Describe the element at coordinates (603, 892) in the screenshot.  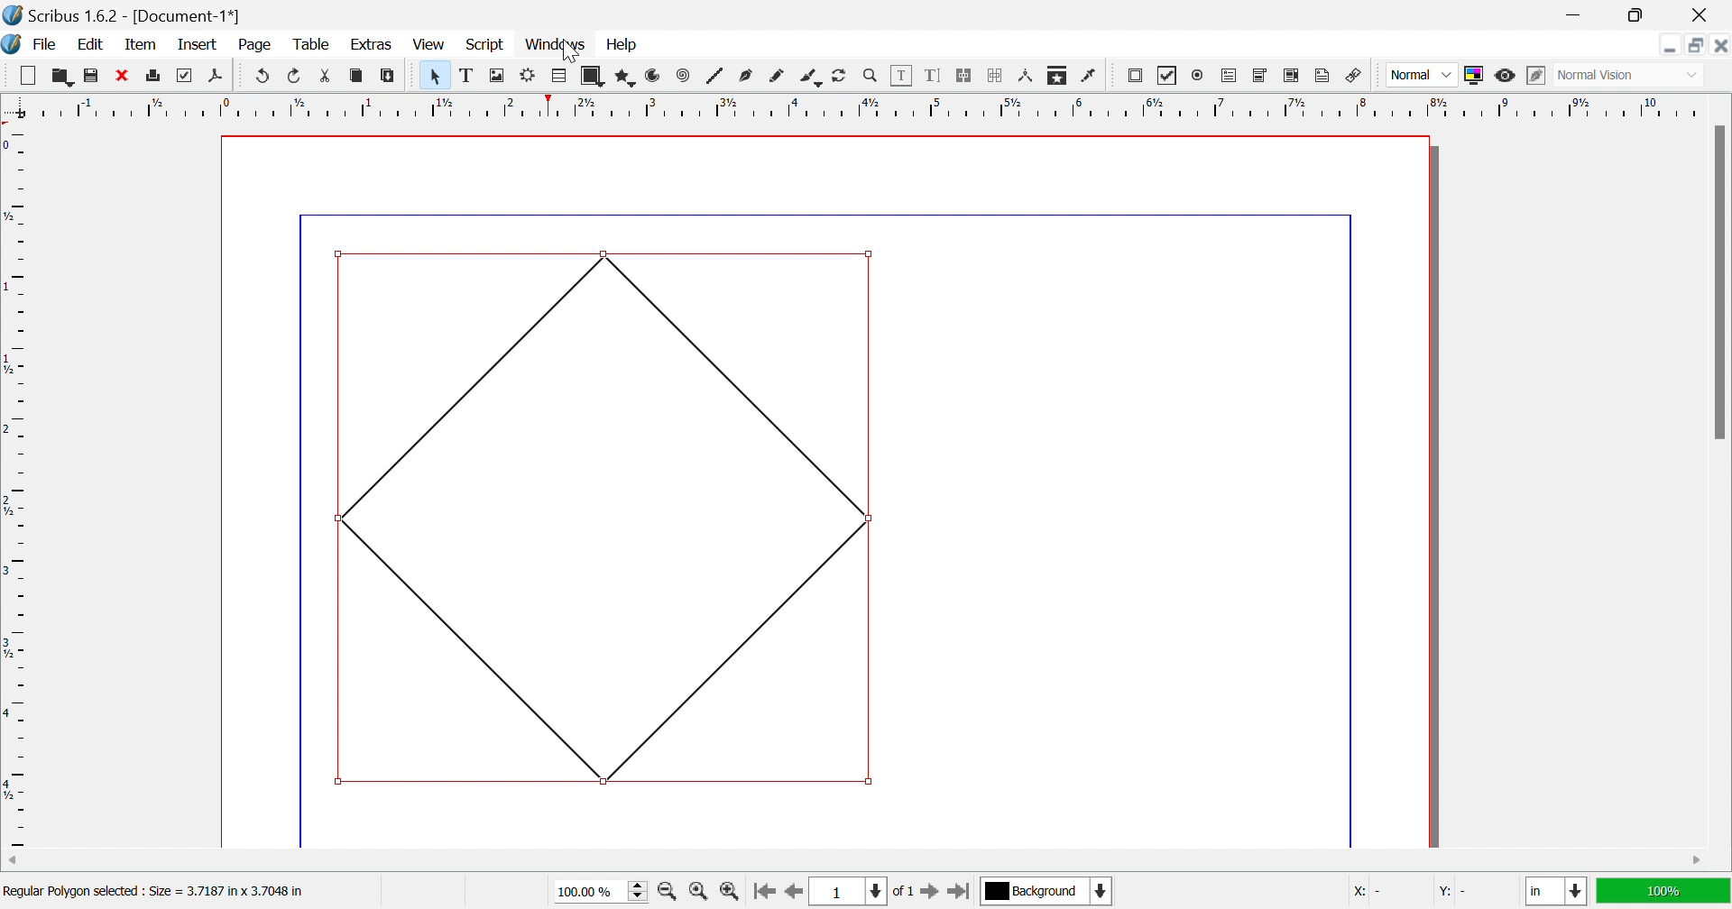
I see `100.00%` at that location.